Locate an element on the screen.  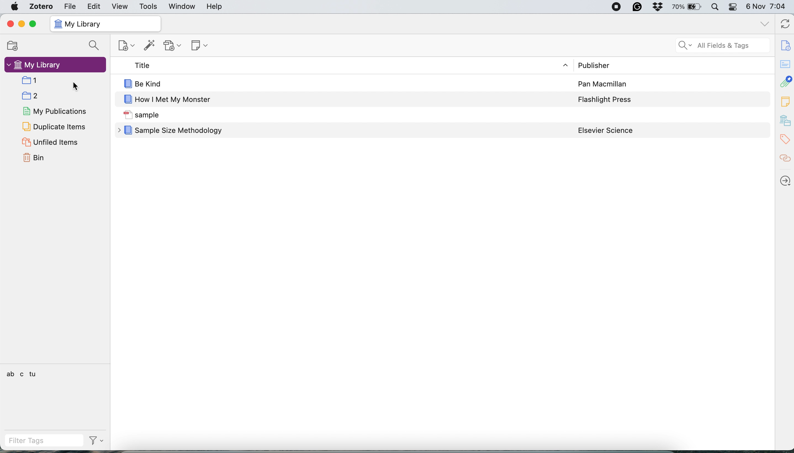
close is located at coordinates (11, 24).